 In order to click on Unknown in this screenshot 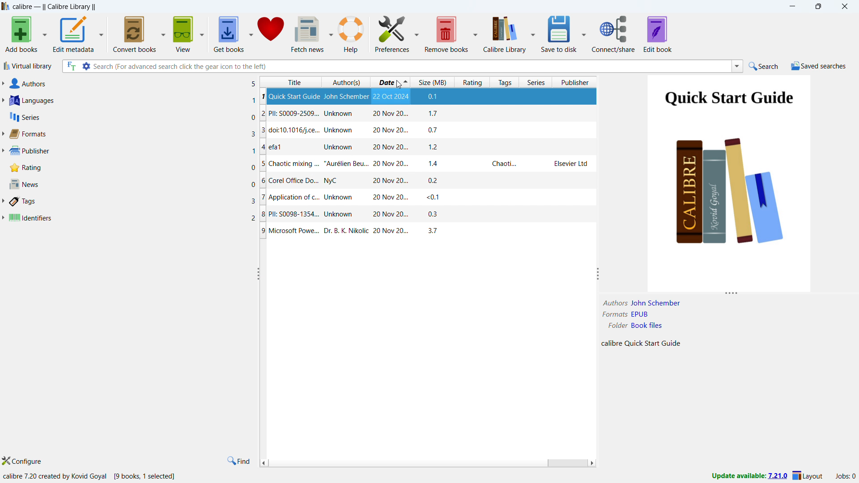, I will do `click(338, 165)`.